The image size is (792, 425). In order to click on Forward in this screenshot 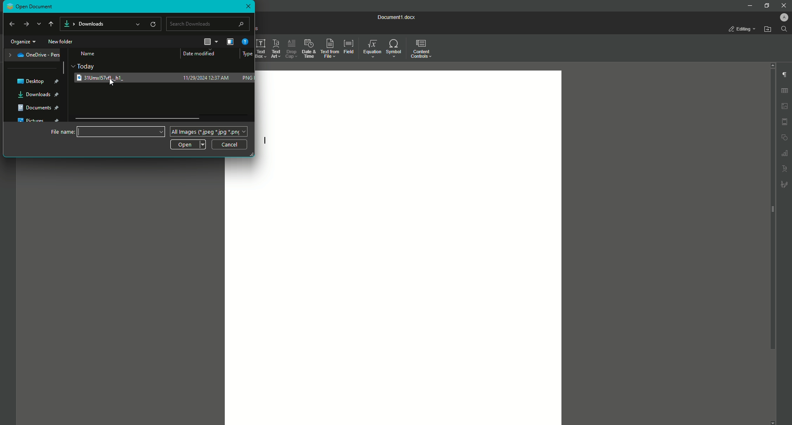, I will do `click(26, 24)`.